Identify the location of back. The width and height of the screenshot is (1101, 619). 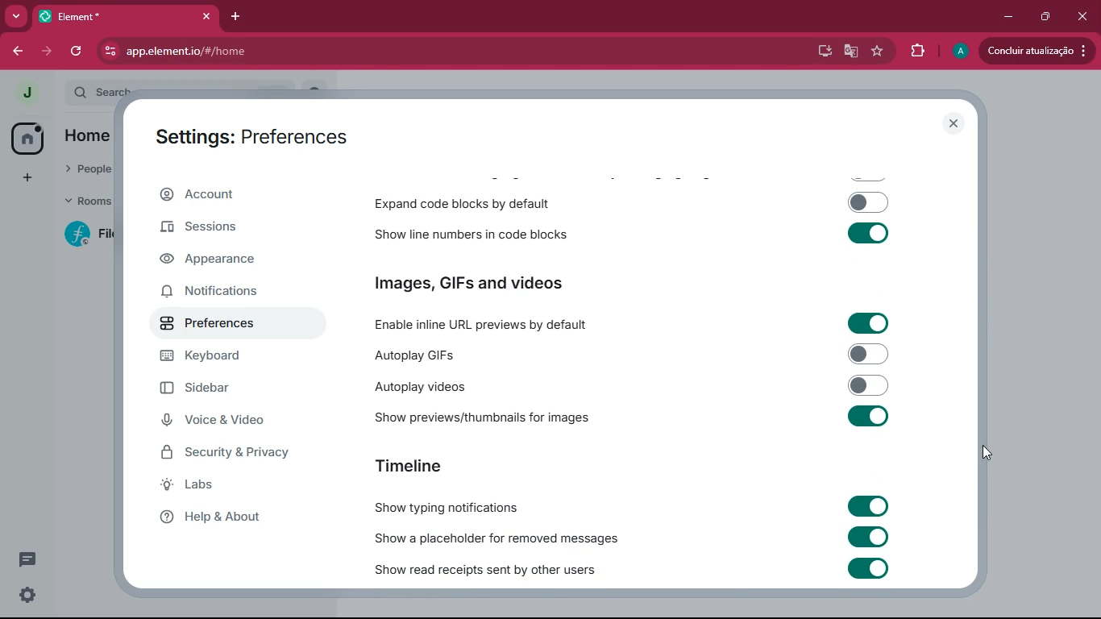
(15, 53).